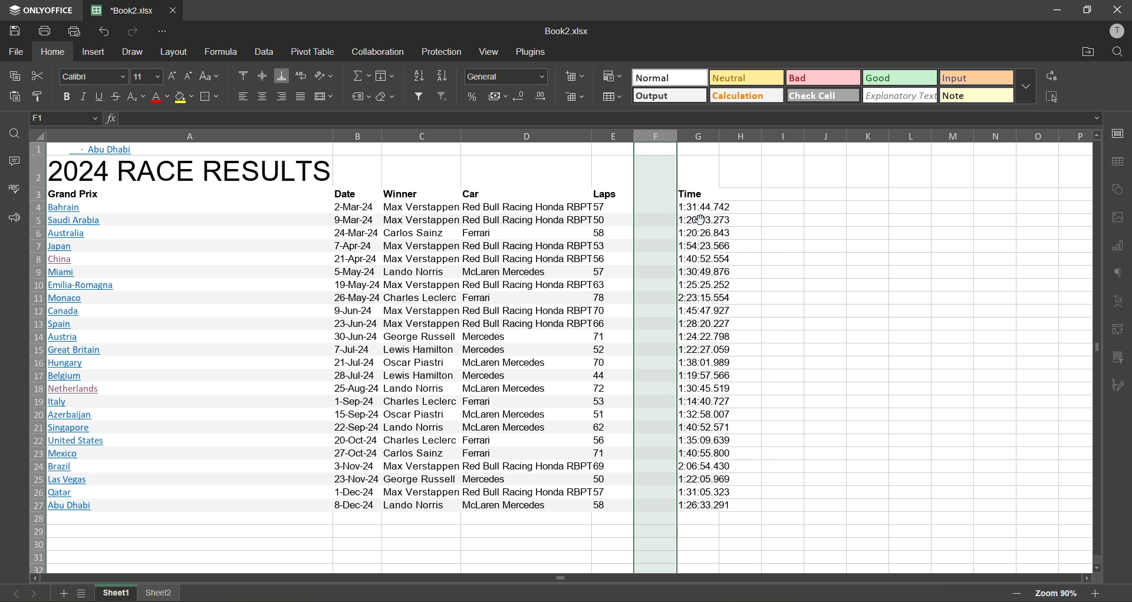  I want to click on BBahrain 2-Mar-24 Max Verstappen Red Bull Racing Honda RBPT57 1:31:44 742, so click(334, 207).